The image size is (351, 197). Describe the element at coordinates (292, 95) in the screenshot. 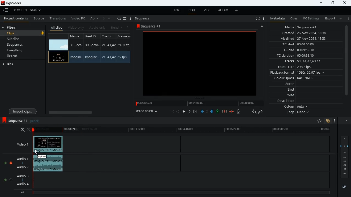

I see `who` at that location.